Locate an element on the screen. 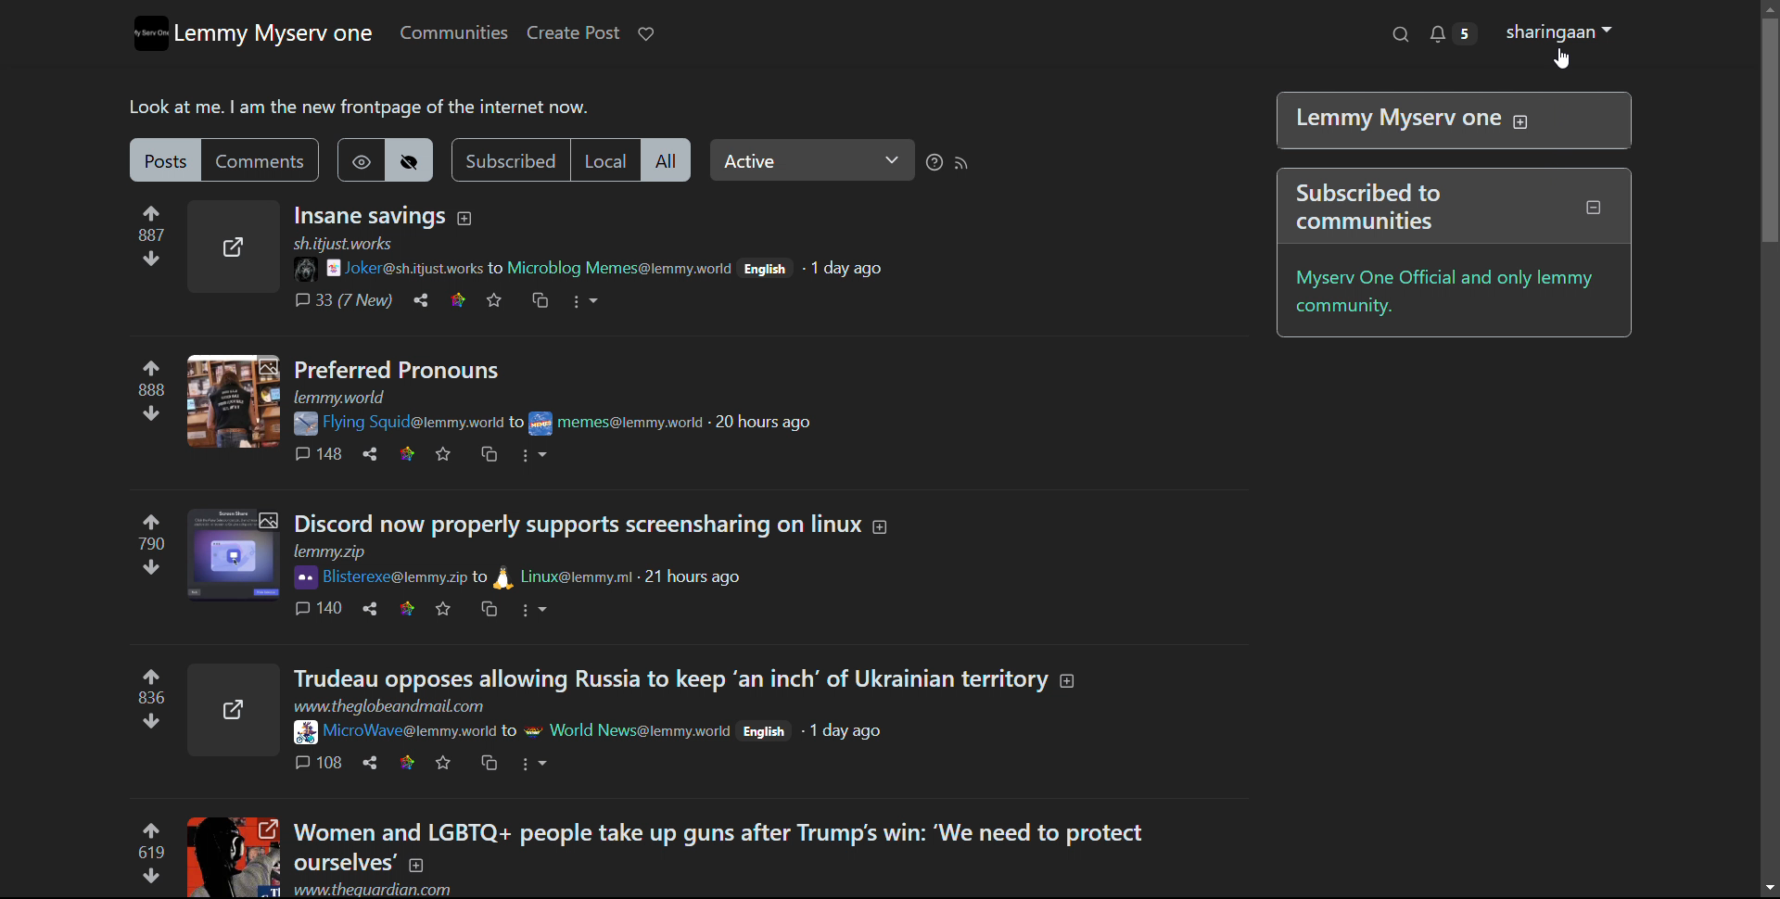 The width and height of the screenshot is (1780, 899). donate to lemmy is located at coordinates (647, 34).